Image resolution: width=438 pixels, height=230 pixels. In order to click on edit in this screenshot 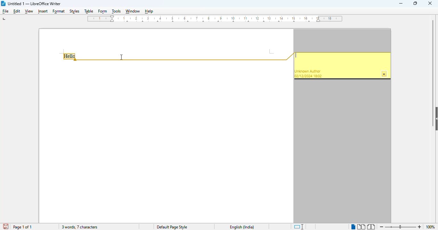, I will do `click(17, 11)`.